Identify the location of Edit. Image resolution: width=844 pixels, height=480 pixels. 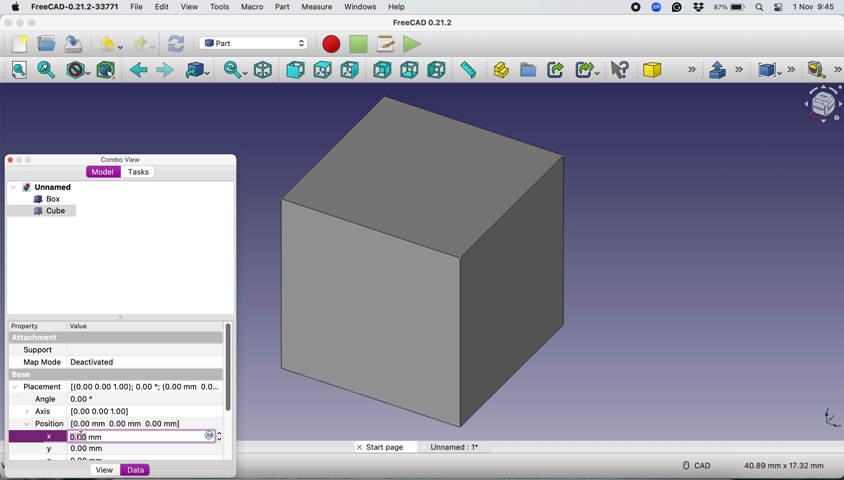
(160, 7).